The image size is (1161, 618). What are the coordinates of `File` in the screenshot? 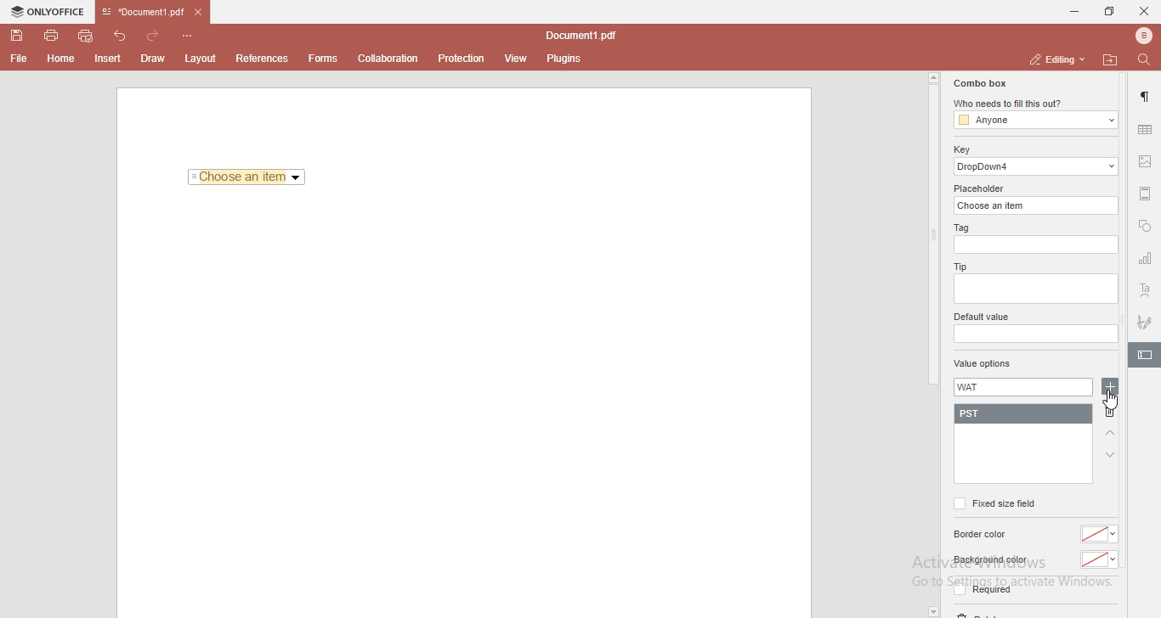 It's located at (17, 59).